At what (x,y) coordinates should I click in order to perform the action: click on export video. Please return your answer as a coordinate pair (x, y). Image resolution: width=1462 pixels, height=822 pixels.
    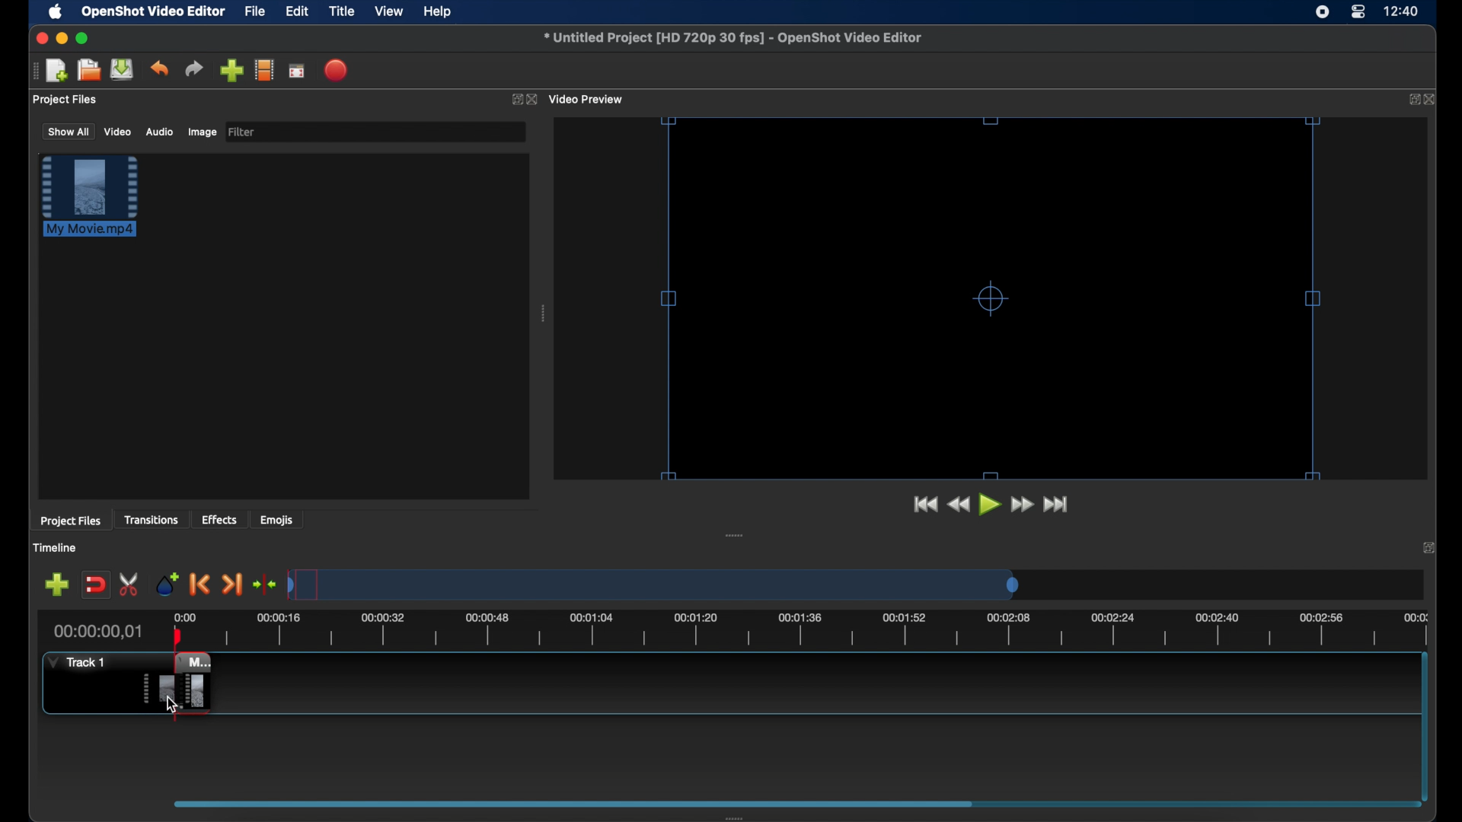
    Looking at the image, I should click on (337, 70).